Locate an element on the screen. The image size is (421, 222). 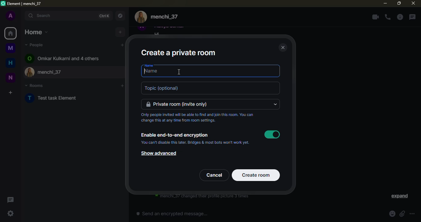
show advanced is located at coordinates (159, 153).